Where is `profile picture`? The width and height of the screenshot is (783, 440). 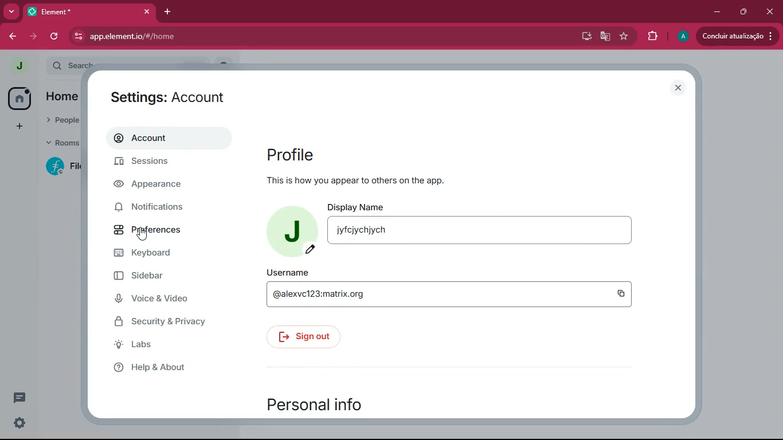 profile picture is located at coordinates (294, 232).